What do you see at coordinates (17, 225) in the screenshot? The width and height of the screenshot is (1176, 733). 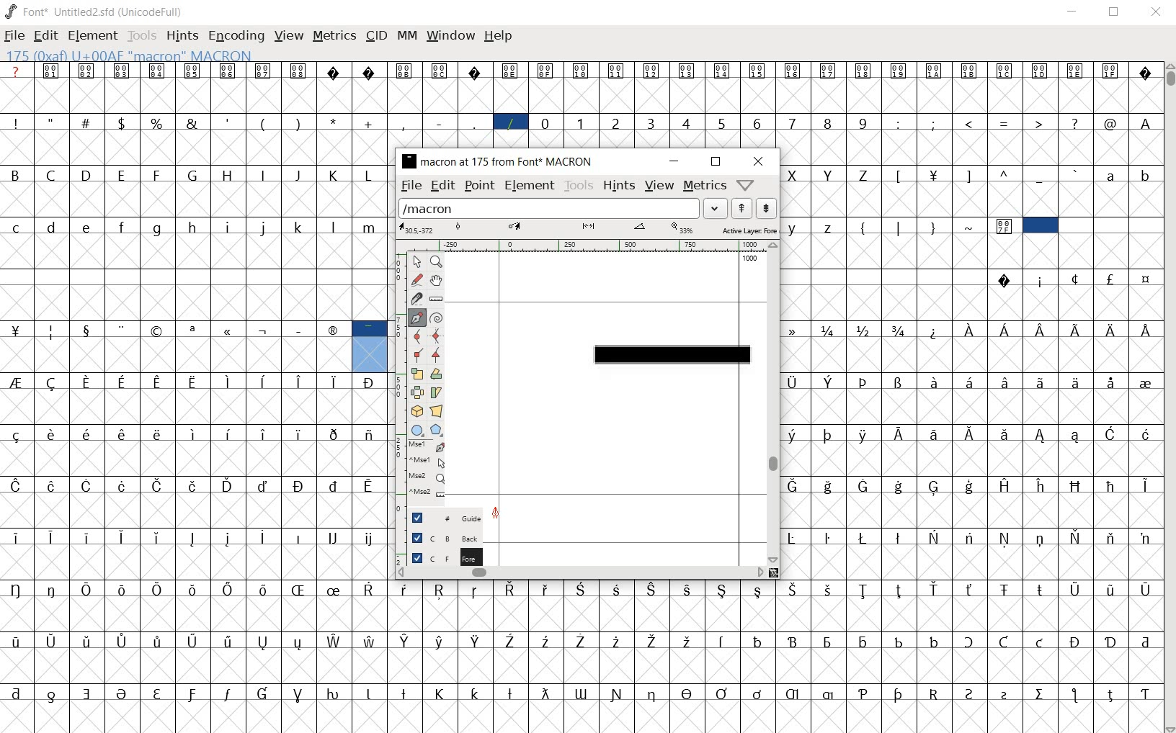 I see `c` at bounding box center [17, 225].